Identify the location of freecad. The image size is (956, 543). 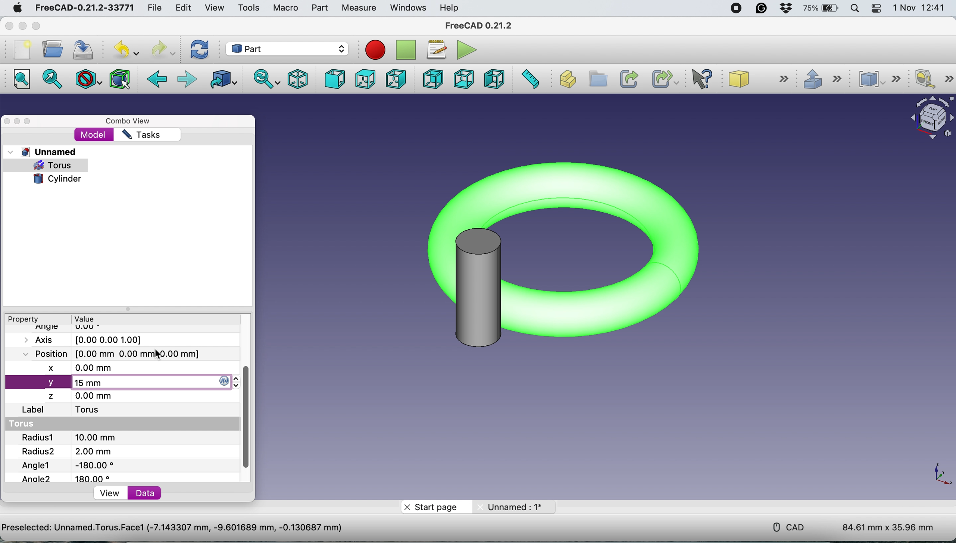
(81, 8).